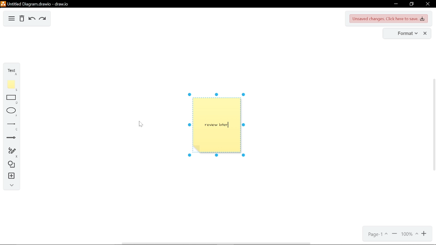 The width and height of the screenshot is (436, 245). What do you see at coordinates (219, 124) in the screenshot?
I see `"review later" text added to the floating note` at bounding box center [219, 124].